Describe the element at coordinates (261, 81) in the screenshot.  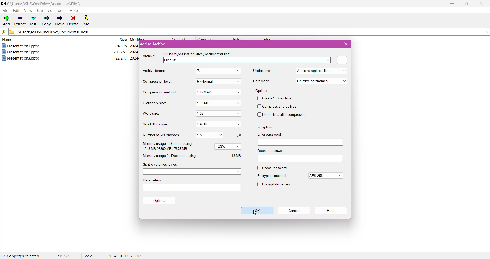
I see `Path mode` at that location.